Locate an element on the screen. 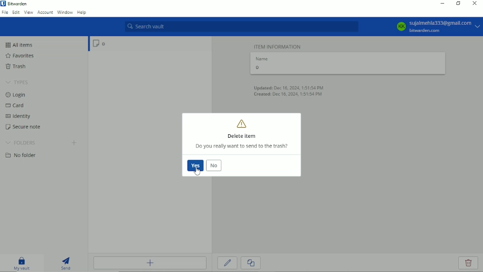 The height and width of the screenshot is (272, 483). Updated: Dec 16, 2024, 1:51:54 PM is located at coordinates (289, 87).